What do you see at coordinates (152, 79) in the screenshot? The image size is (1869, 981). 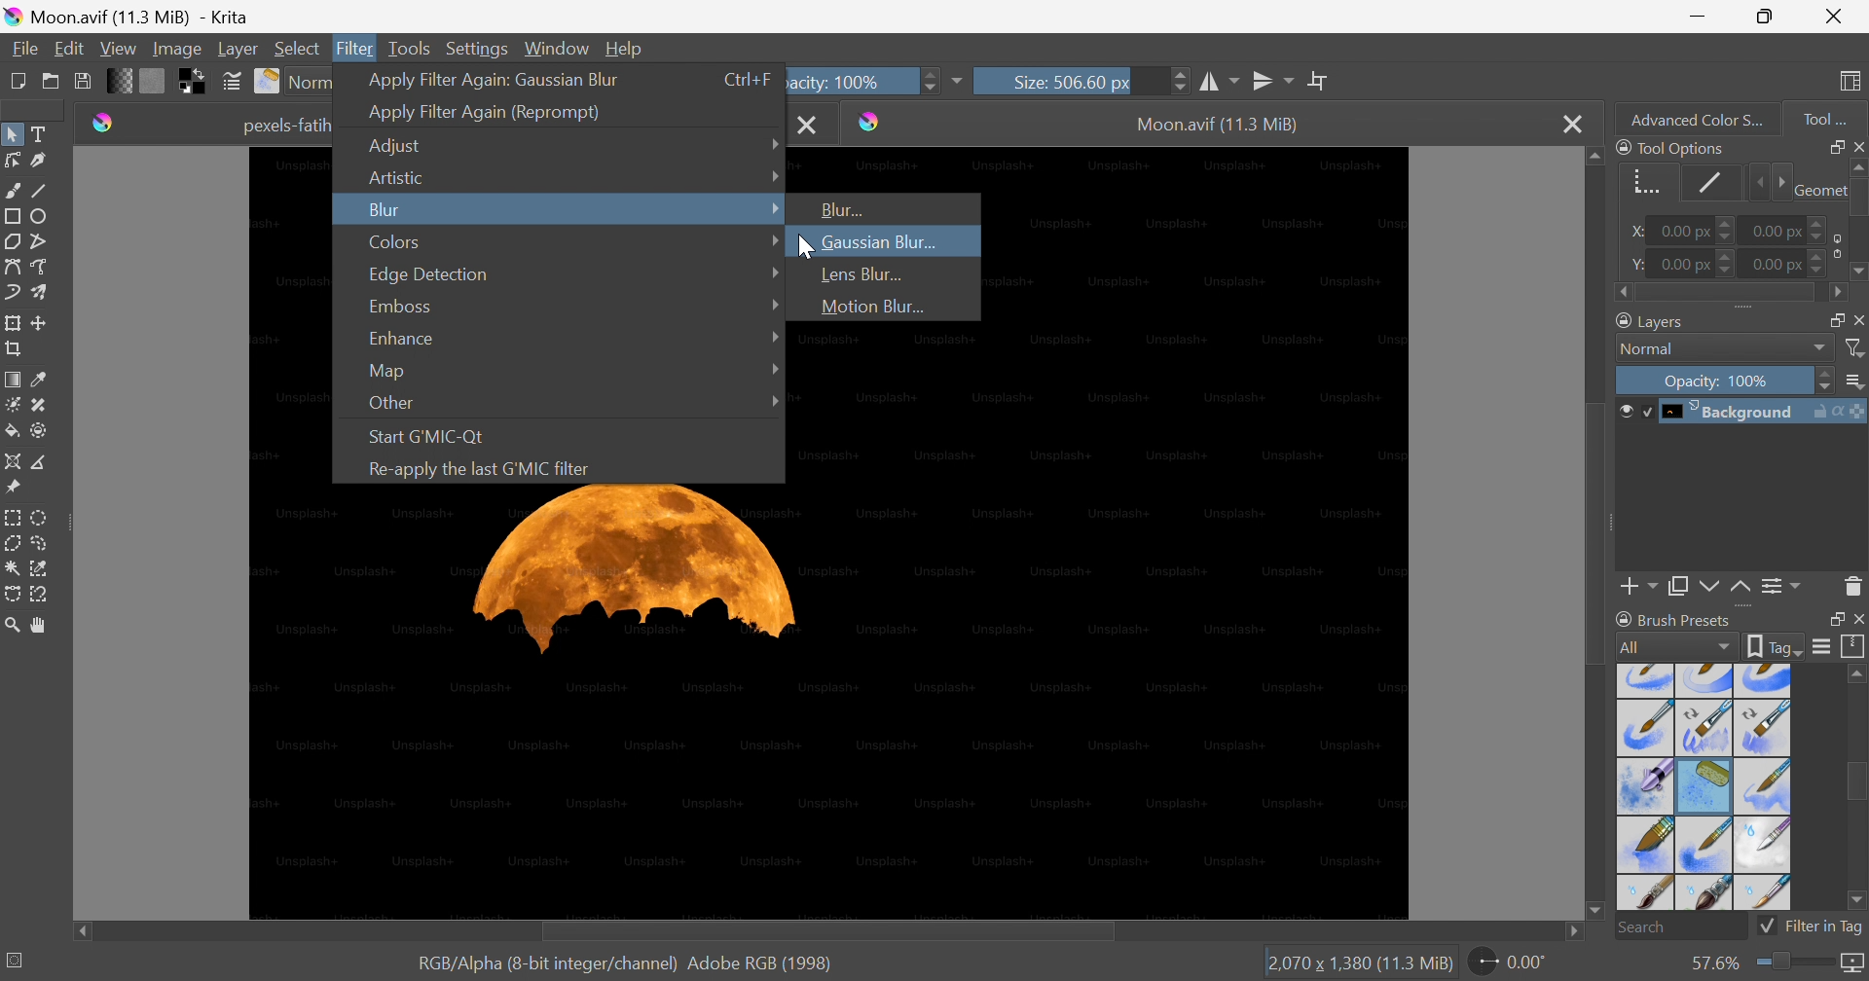 I see `Fill patterns` at bounding box center [152, 79].